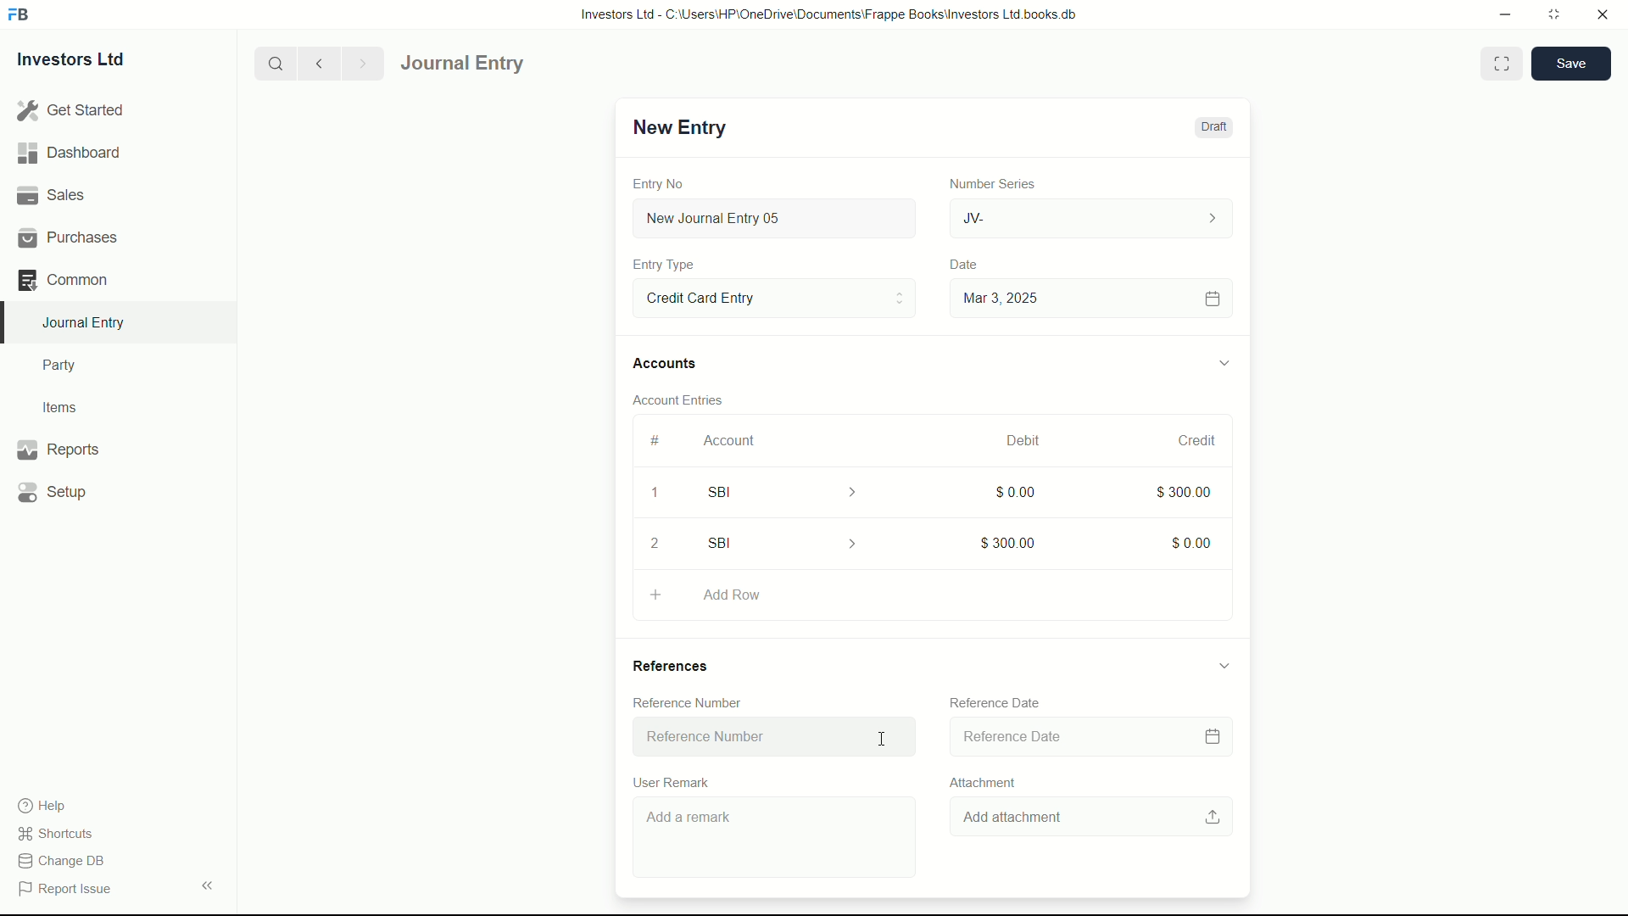  Describe the element at coordinates (675, 781) in the screenshot. I see `User Remark` at that location.